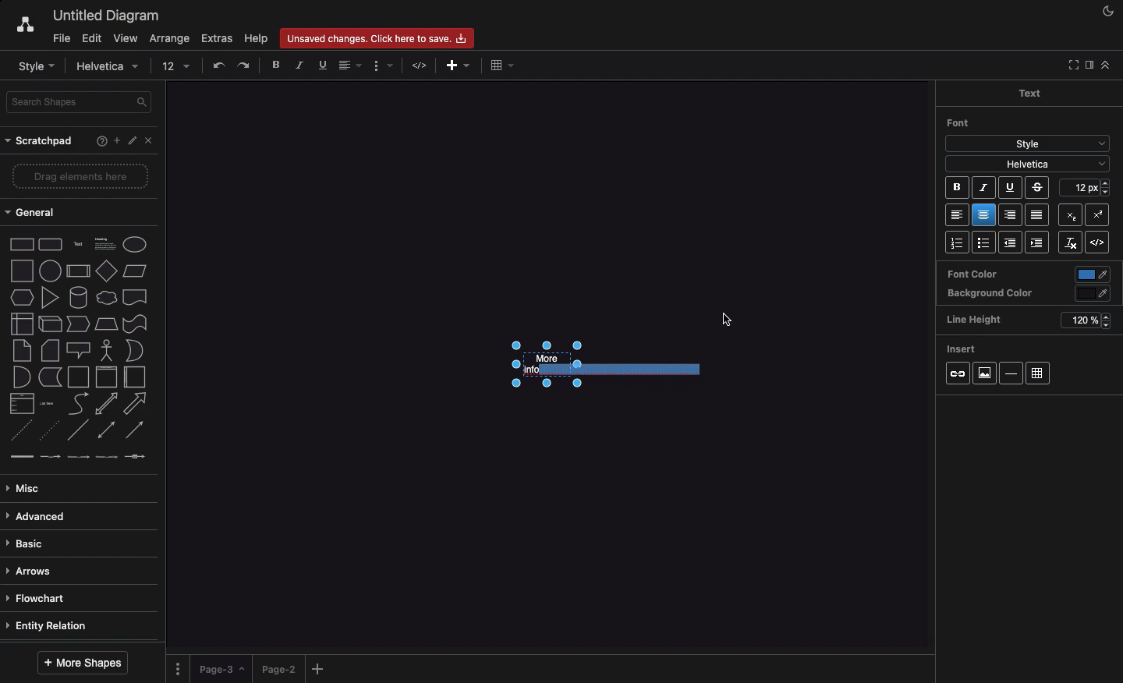  I want to click on 12, so click(177, 66).